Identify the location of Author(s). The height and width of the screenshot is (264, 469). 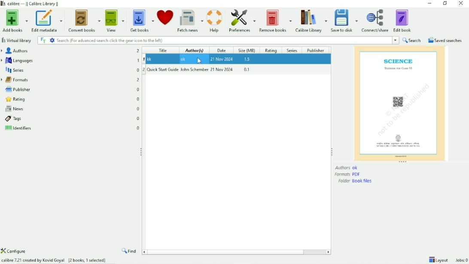
(195, 50).